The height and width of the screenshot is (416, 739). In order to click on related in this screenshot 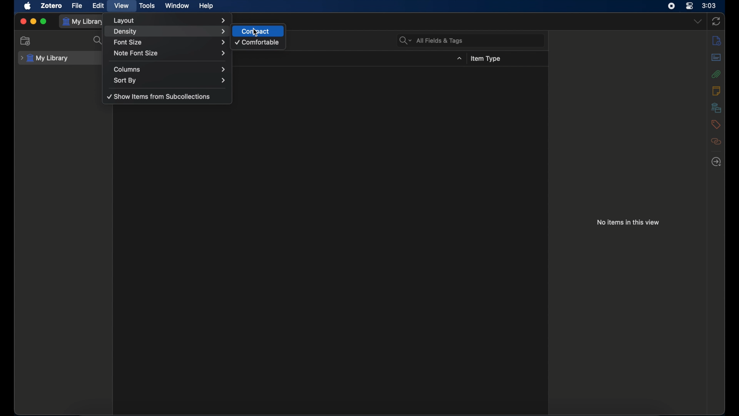, I will do `click(716, 141)`.